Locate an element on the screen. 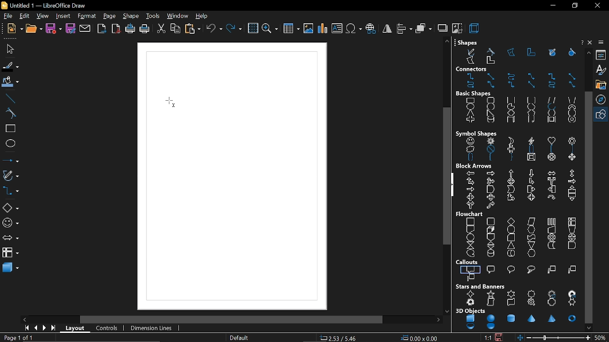 The width and height of the screenshot is (609, 342). circle pie is located at coordinates (511, 106).